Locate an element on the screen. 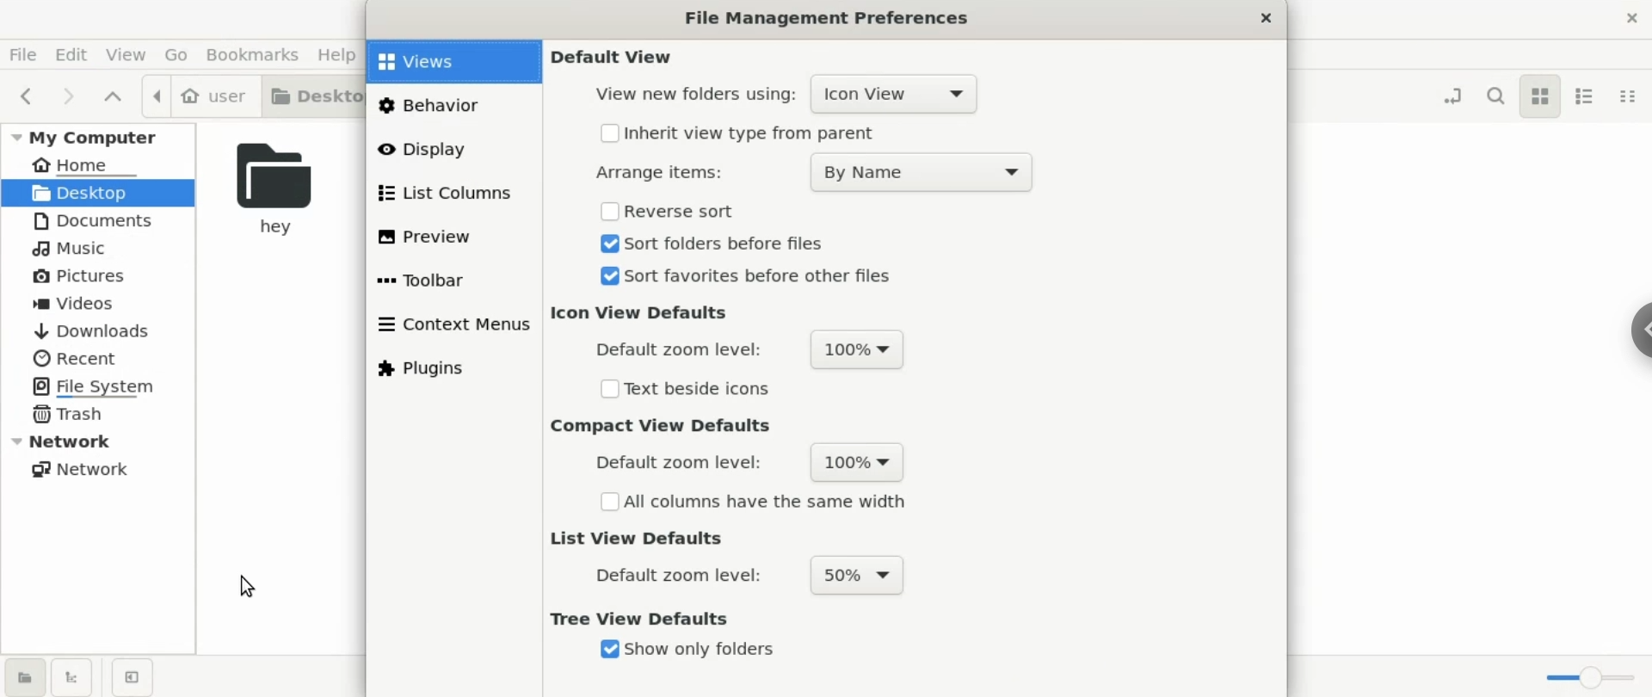 The image size is (1652, 697). user is located at coordinates (199, 94).